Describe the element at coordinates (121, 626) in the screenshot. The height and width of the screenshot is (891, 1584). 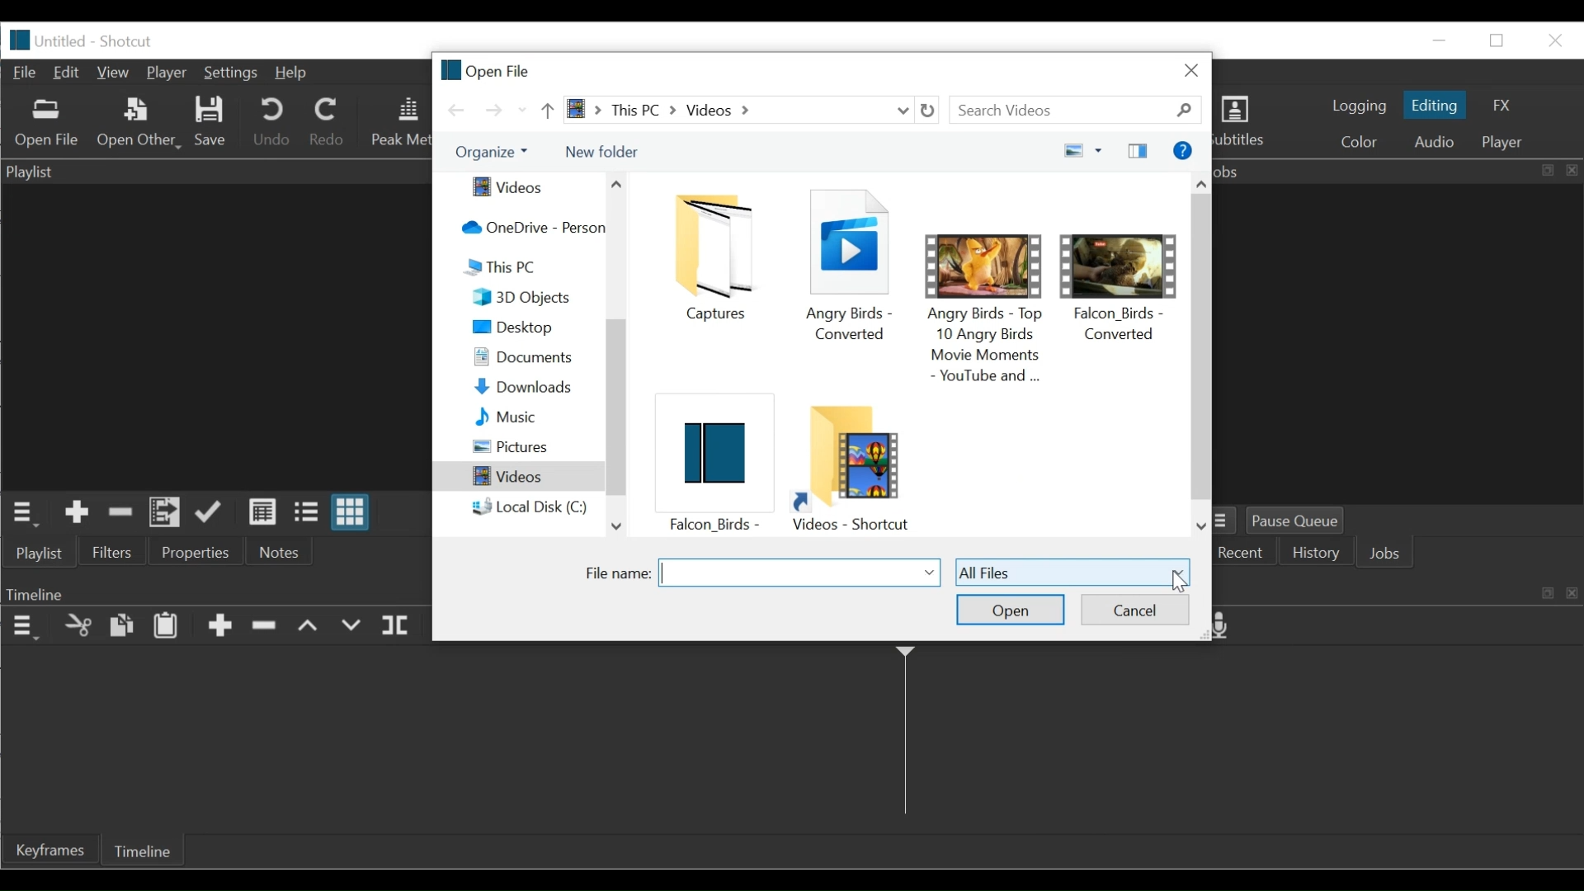
I see `Copy` at that location.